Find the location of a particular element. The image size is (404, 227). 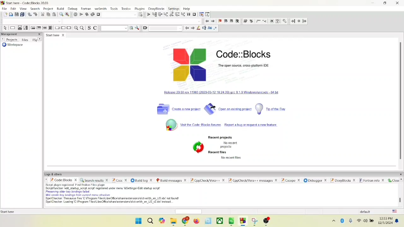

instruction is located at coordinates (12, 28).